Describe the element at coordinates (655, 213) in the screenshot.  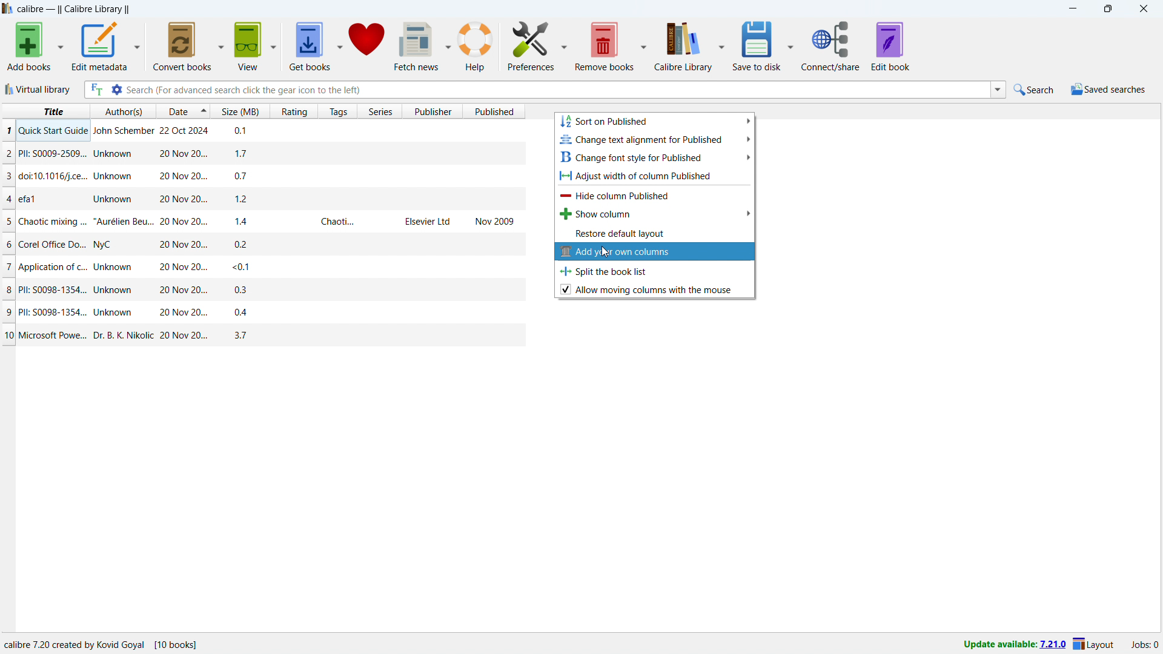
I see `show column` at that location.